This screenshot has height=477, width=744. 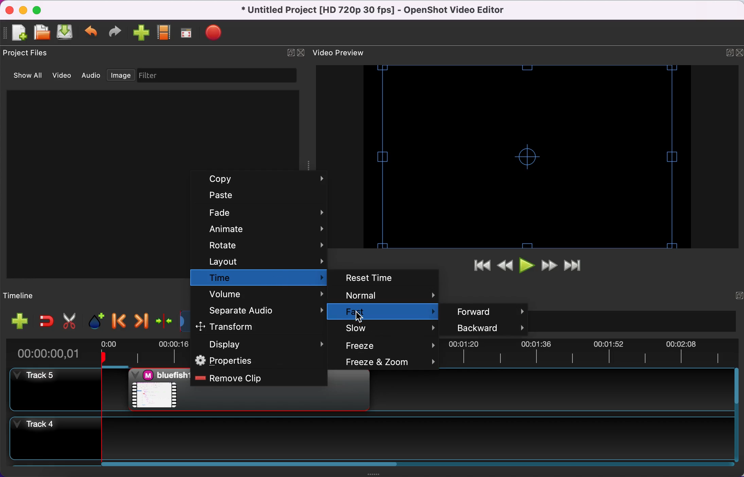 I want to click on separate audio, so click(x=262, y=311).